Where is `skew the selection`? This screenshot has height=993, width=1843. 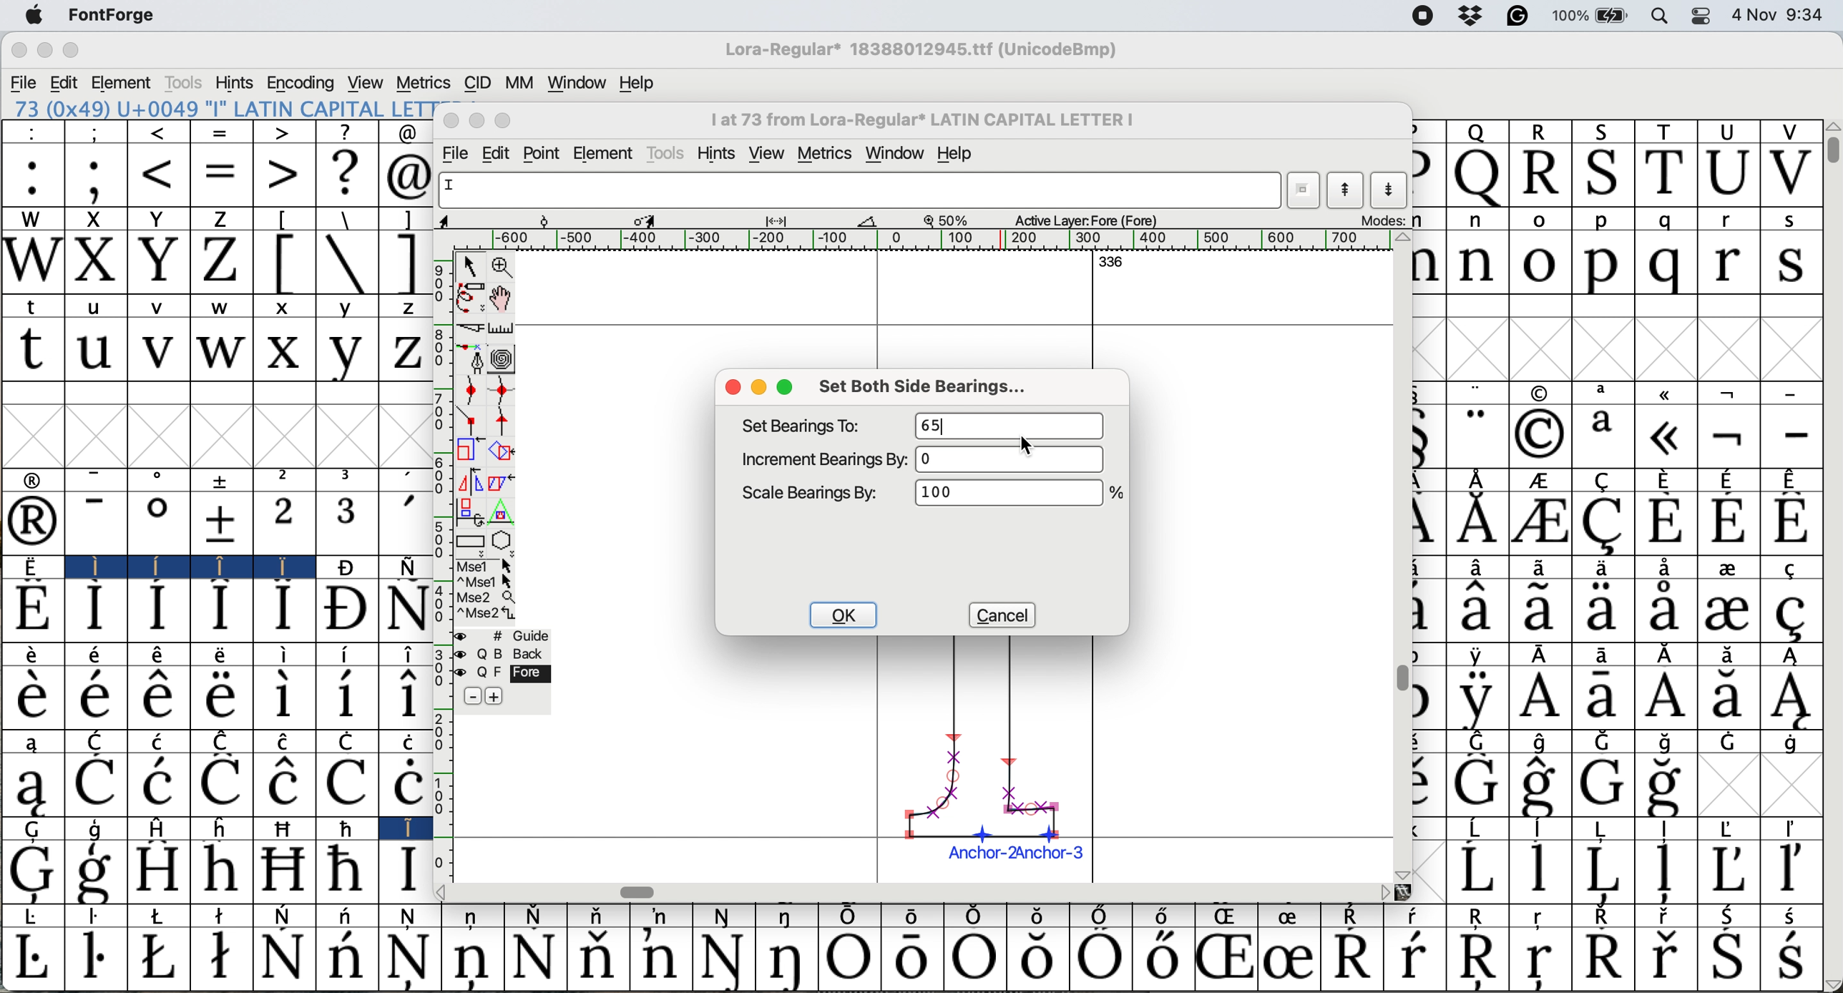
skew the selection is located at coordinates (501, 480).